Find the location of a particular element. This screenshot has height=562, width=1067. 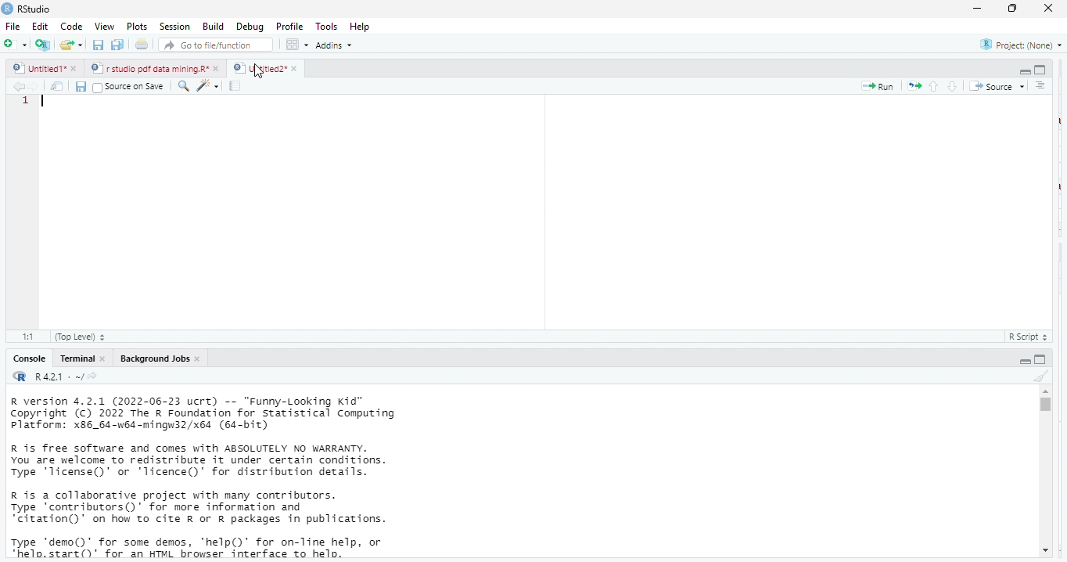

code tools is located at coordinates (207, 85).